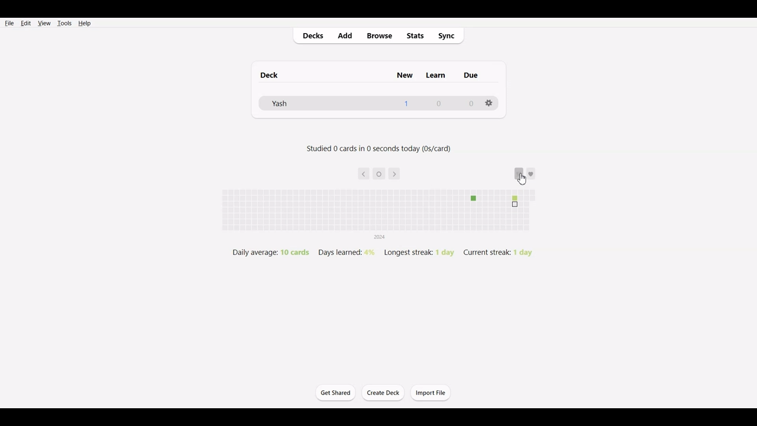  What do you see at coordinates (532, 173) in the screenshot?
I see `Support add-on` at bounding box center [532, 173].